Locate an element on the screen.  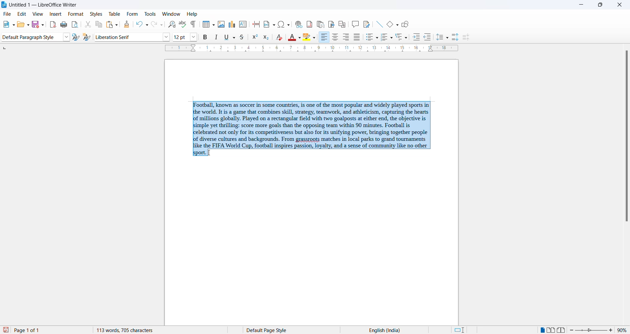
toggle unordered list options is located at coordinates (376, 38).